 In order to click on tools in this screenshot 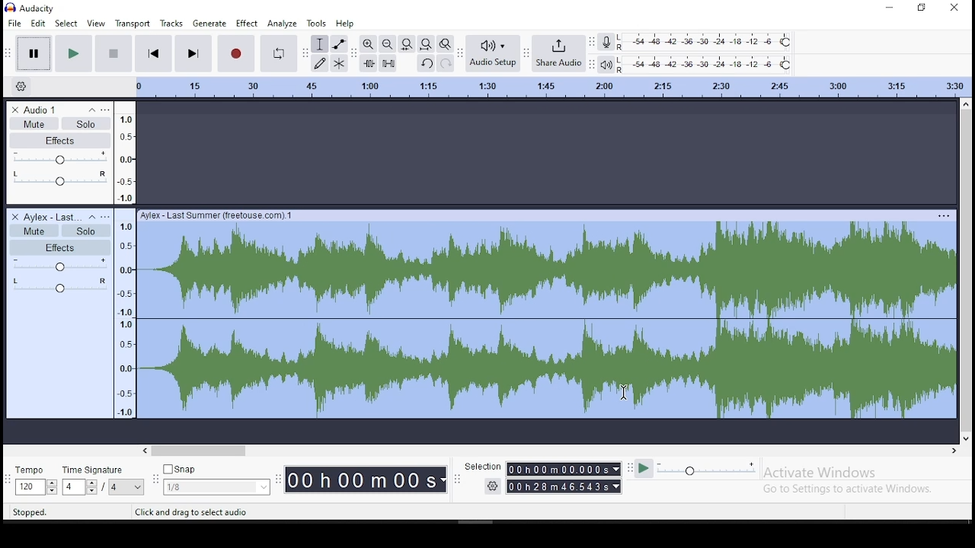, I will do `click(318, 23)`.